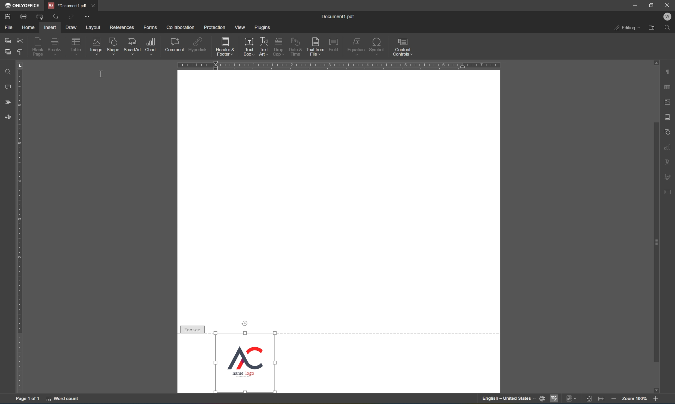 The image size is (675, 404). Describe the element at coordinates (669, 29) in the screenshot. I see `find` at that location.